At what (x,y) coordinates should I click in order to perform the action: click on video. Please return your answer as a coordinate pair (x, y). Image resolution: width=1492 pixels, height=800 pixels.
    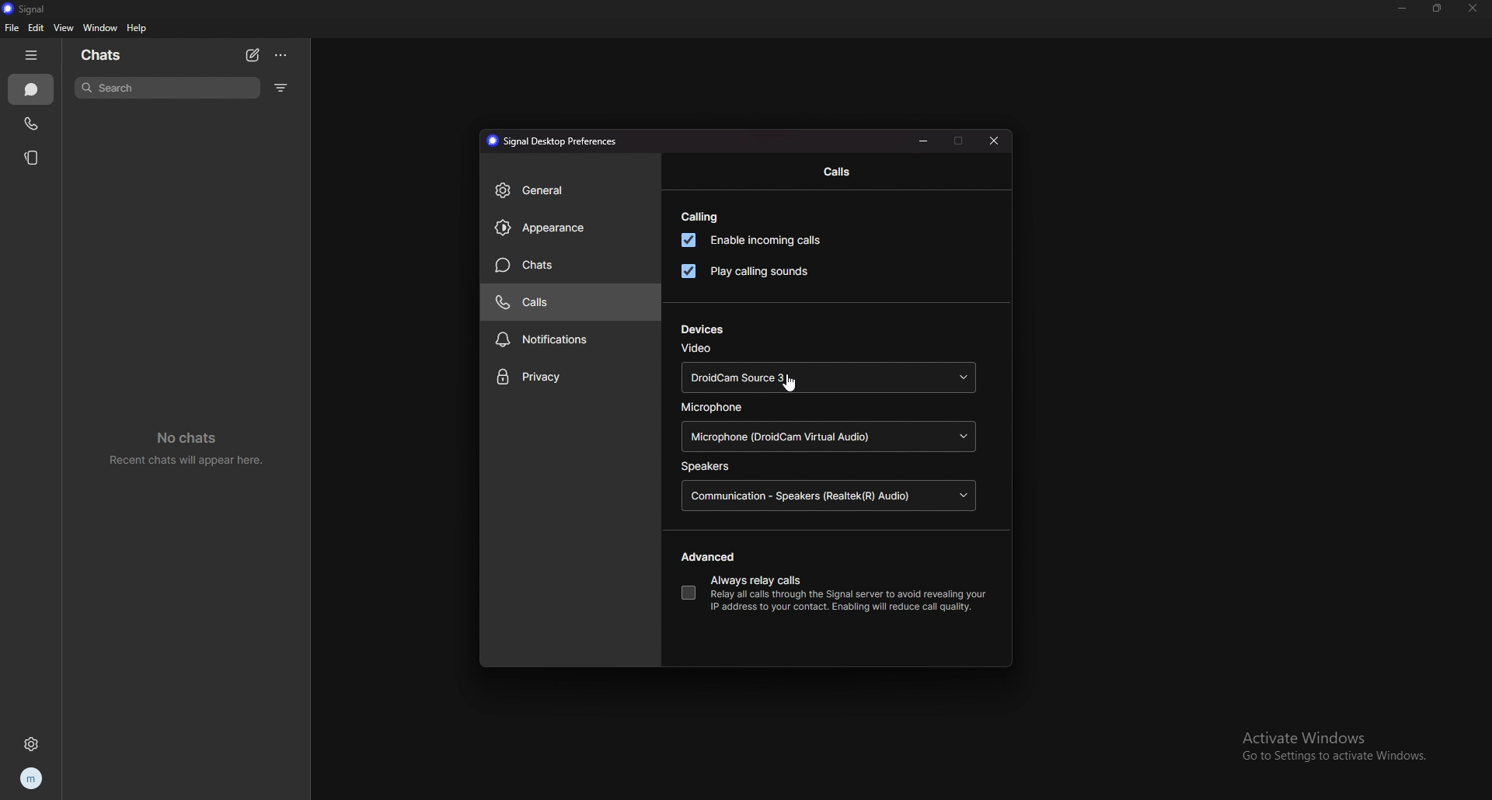
    Looking at the image, I should click on (696, 348).